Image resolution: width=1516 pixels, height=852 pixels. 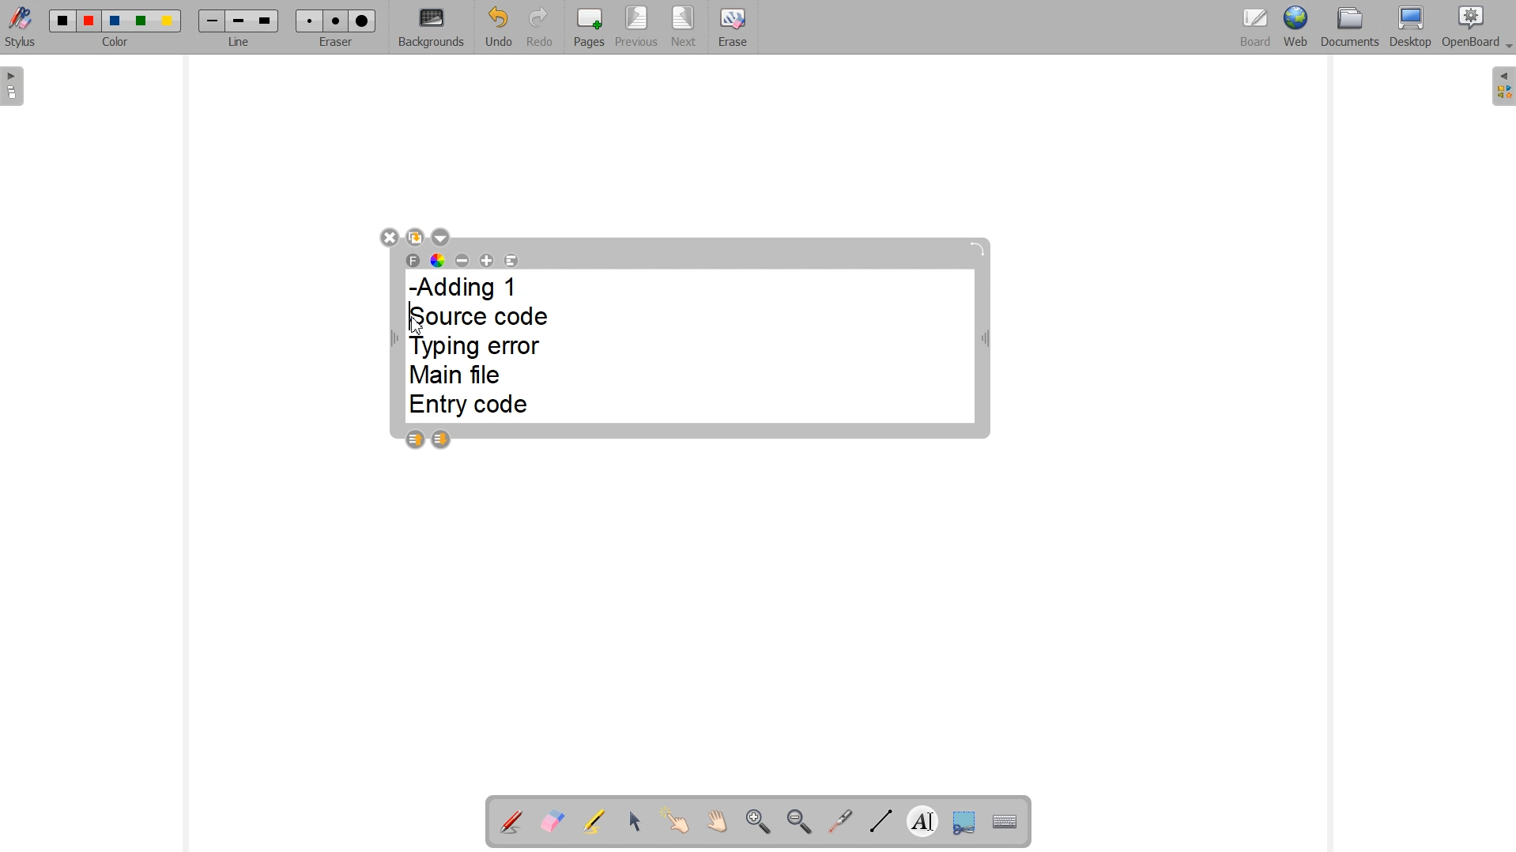 I want to click on Layer up, so click(x=414, y=439).